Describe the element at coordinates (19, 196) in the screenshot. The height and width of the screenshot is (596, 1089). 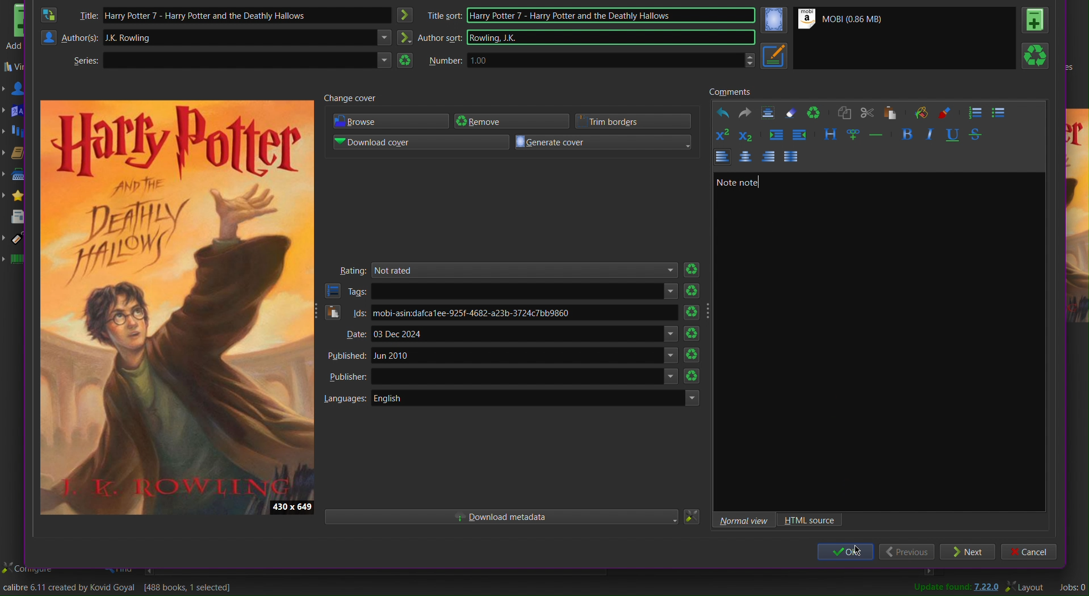
I see `Rating` at that location.